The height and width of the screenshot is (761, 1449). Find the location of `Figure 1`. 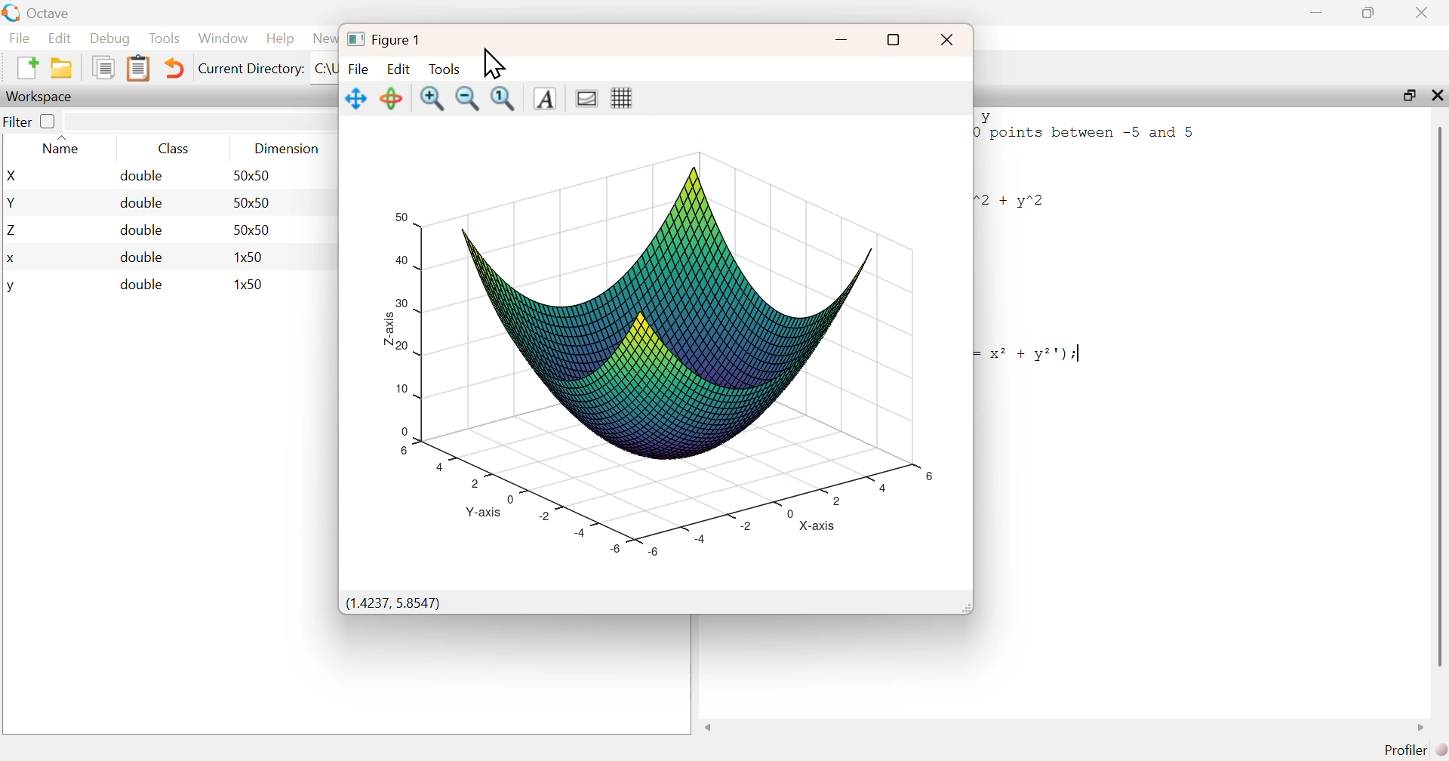

Figure 1 is located at coordinates (384, 39).